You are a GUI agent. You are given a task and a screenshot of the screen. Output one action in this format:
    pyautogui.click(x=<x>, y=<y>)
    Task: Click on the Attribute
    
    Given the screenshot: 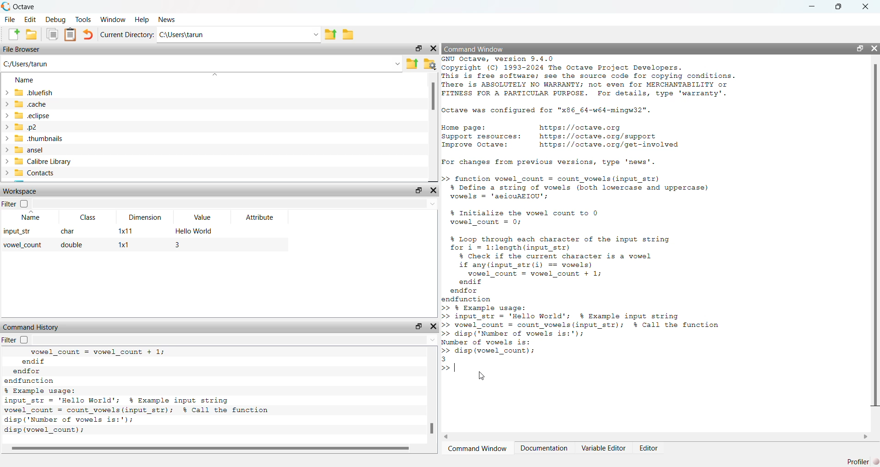 What is the action you would take?
    pyautogui.click(x=260, y=217)
    